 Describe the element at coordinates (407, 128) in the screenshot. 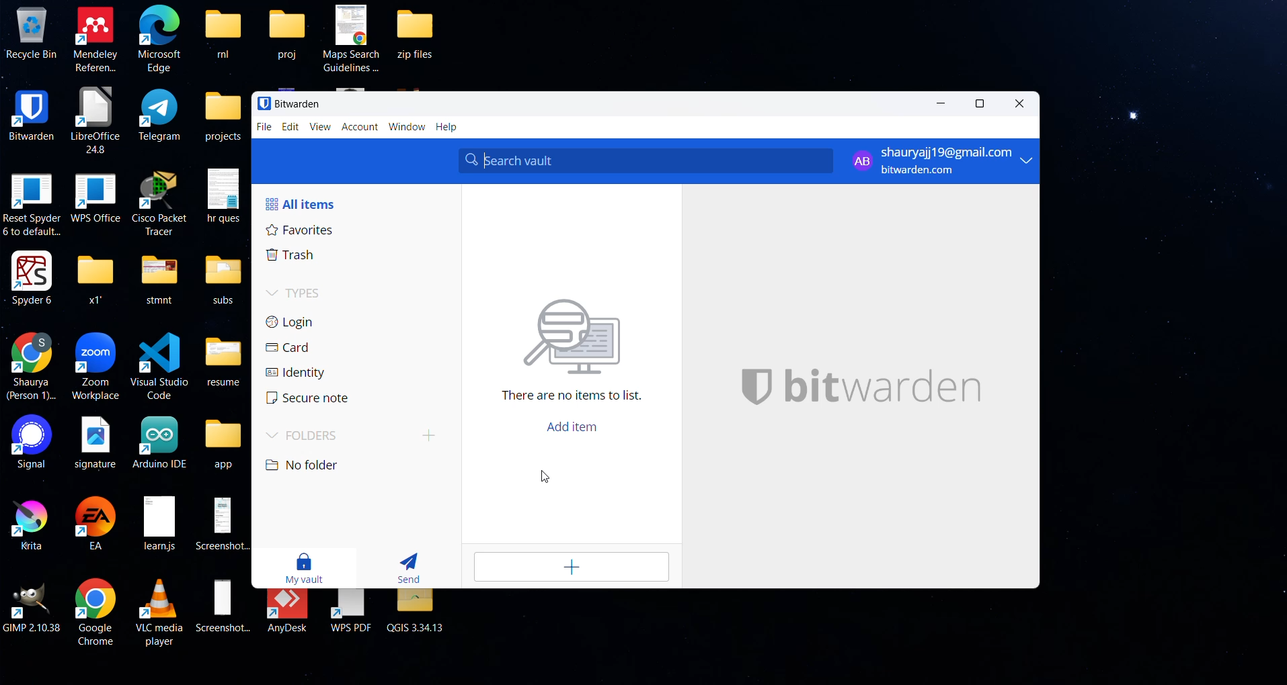

I see `window` at that location.